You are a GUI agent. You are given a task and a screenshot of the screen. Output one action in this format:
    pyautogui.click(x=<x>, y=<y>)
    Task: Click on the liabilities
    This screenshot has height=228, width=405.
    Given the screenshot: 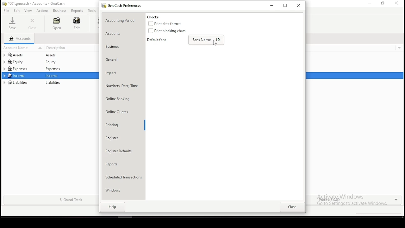 What is the action you would take?
    pyautogui.click(x=16, y=82)
    